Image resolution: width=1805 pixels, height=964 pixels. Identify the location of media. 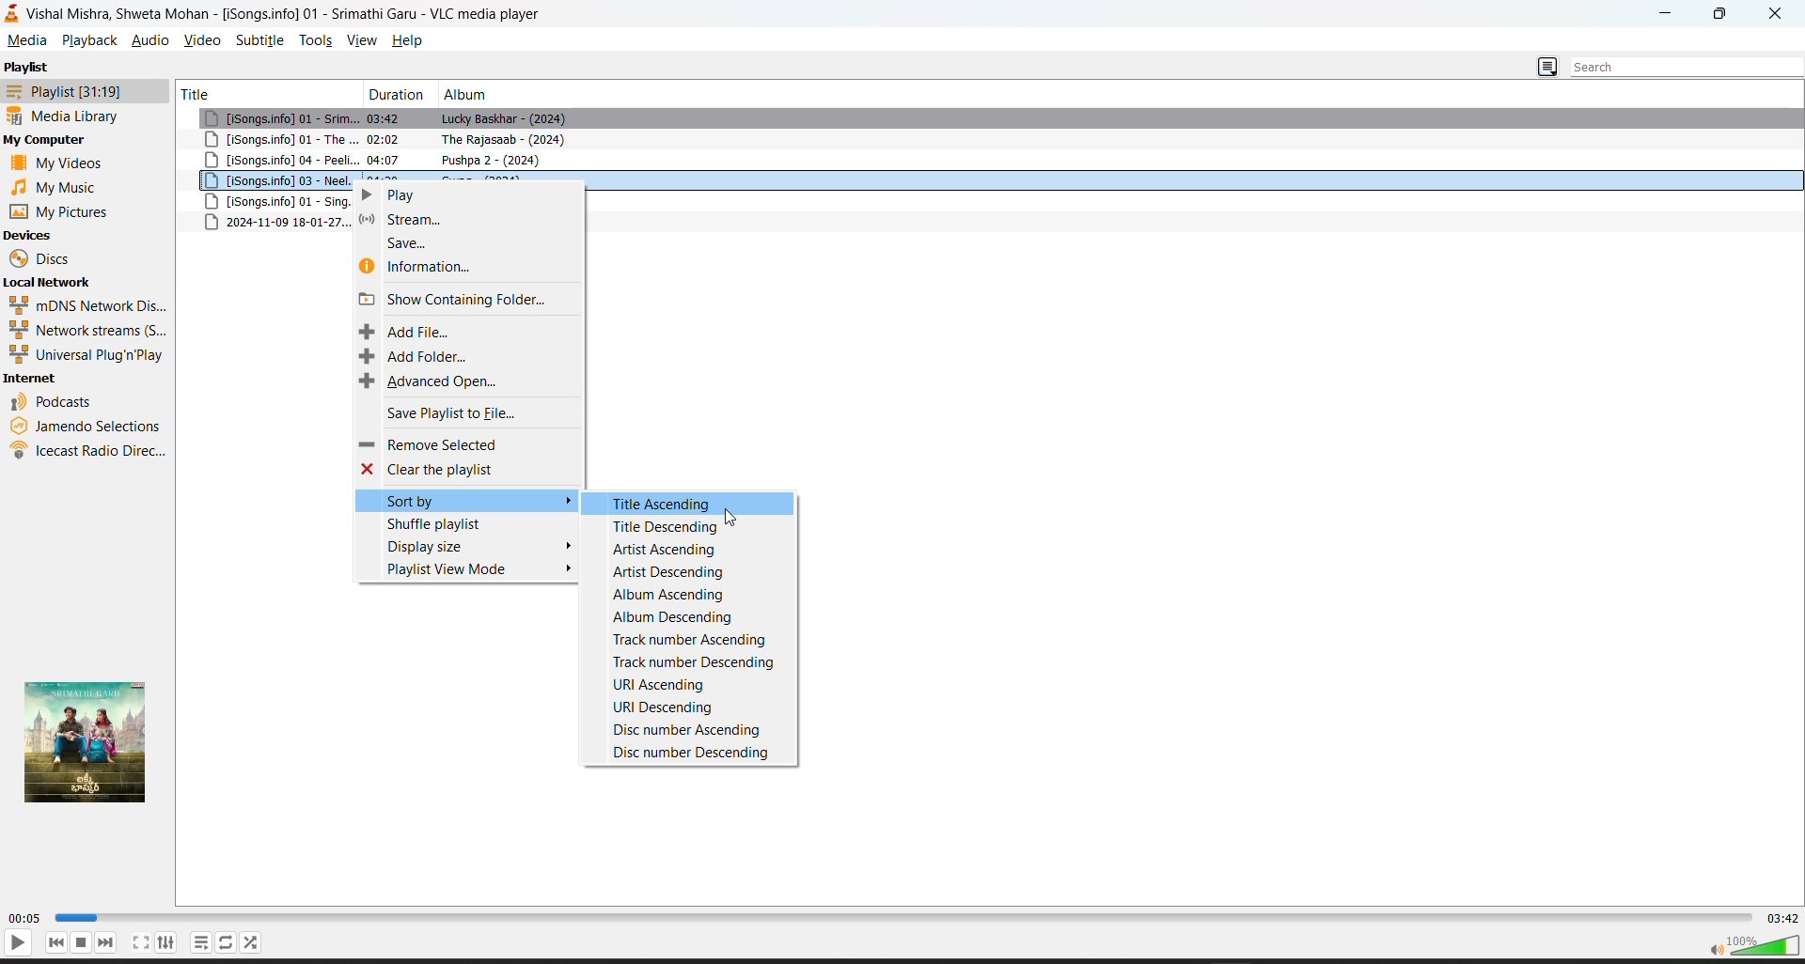
(26, 41).